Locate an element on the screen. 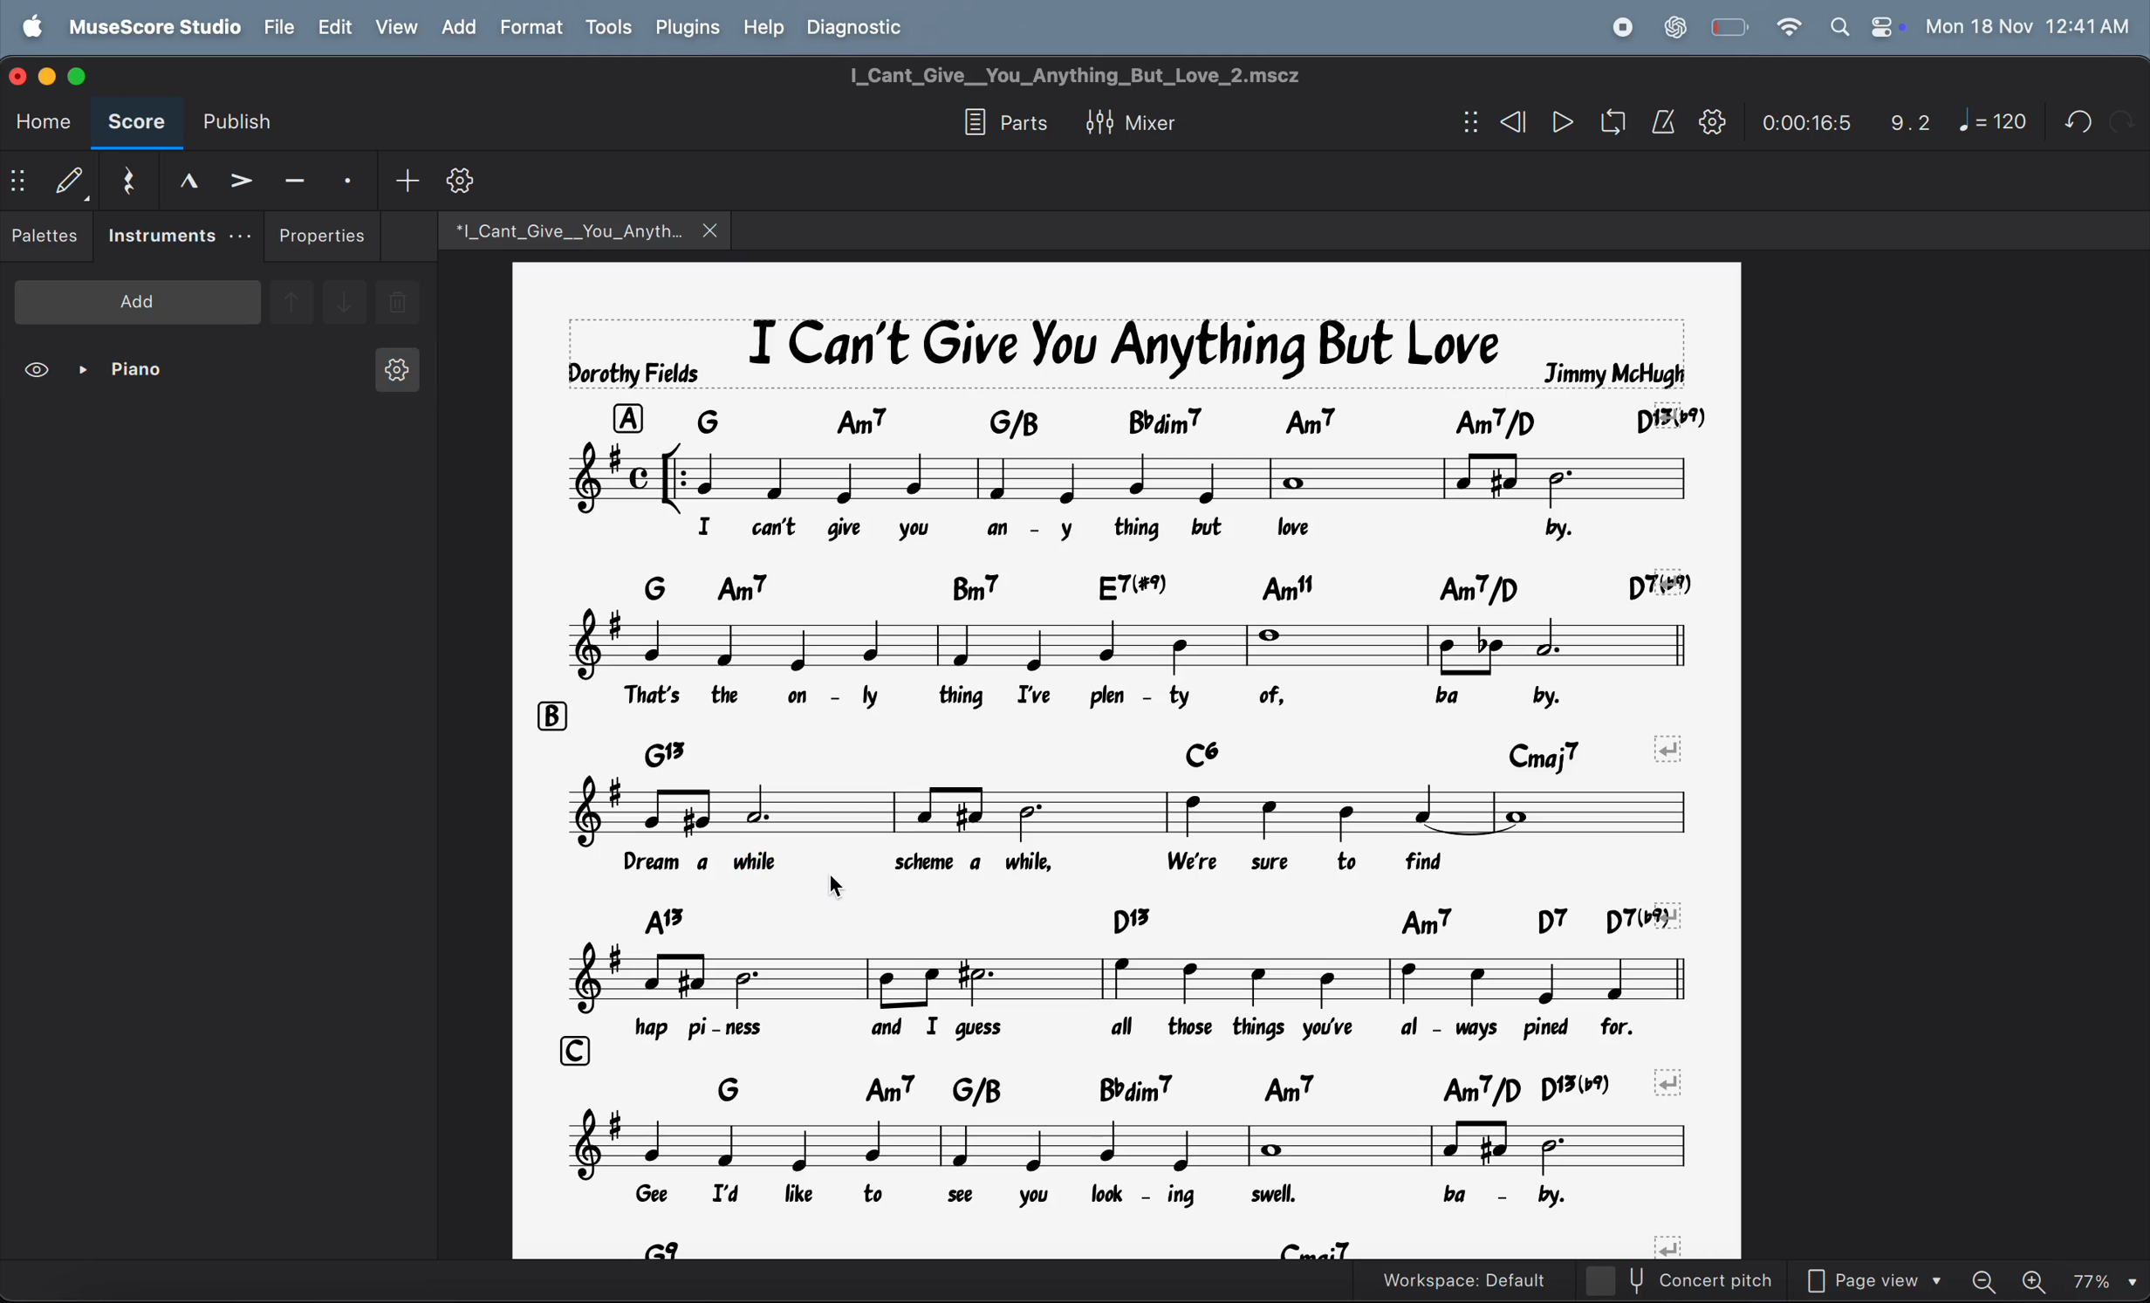  playback loop is located at coordinates (1610, 122).